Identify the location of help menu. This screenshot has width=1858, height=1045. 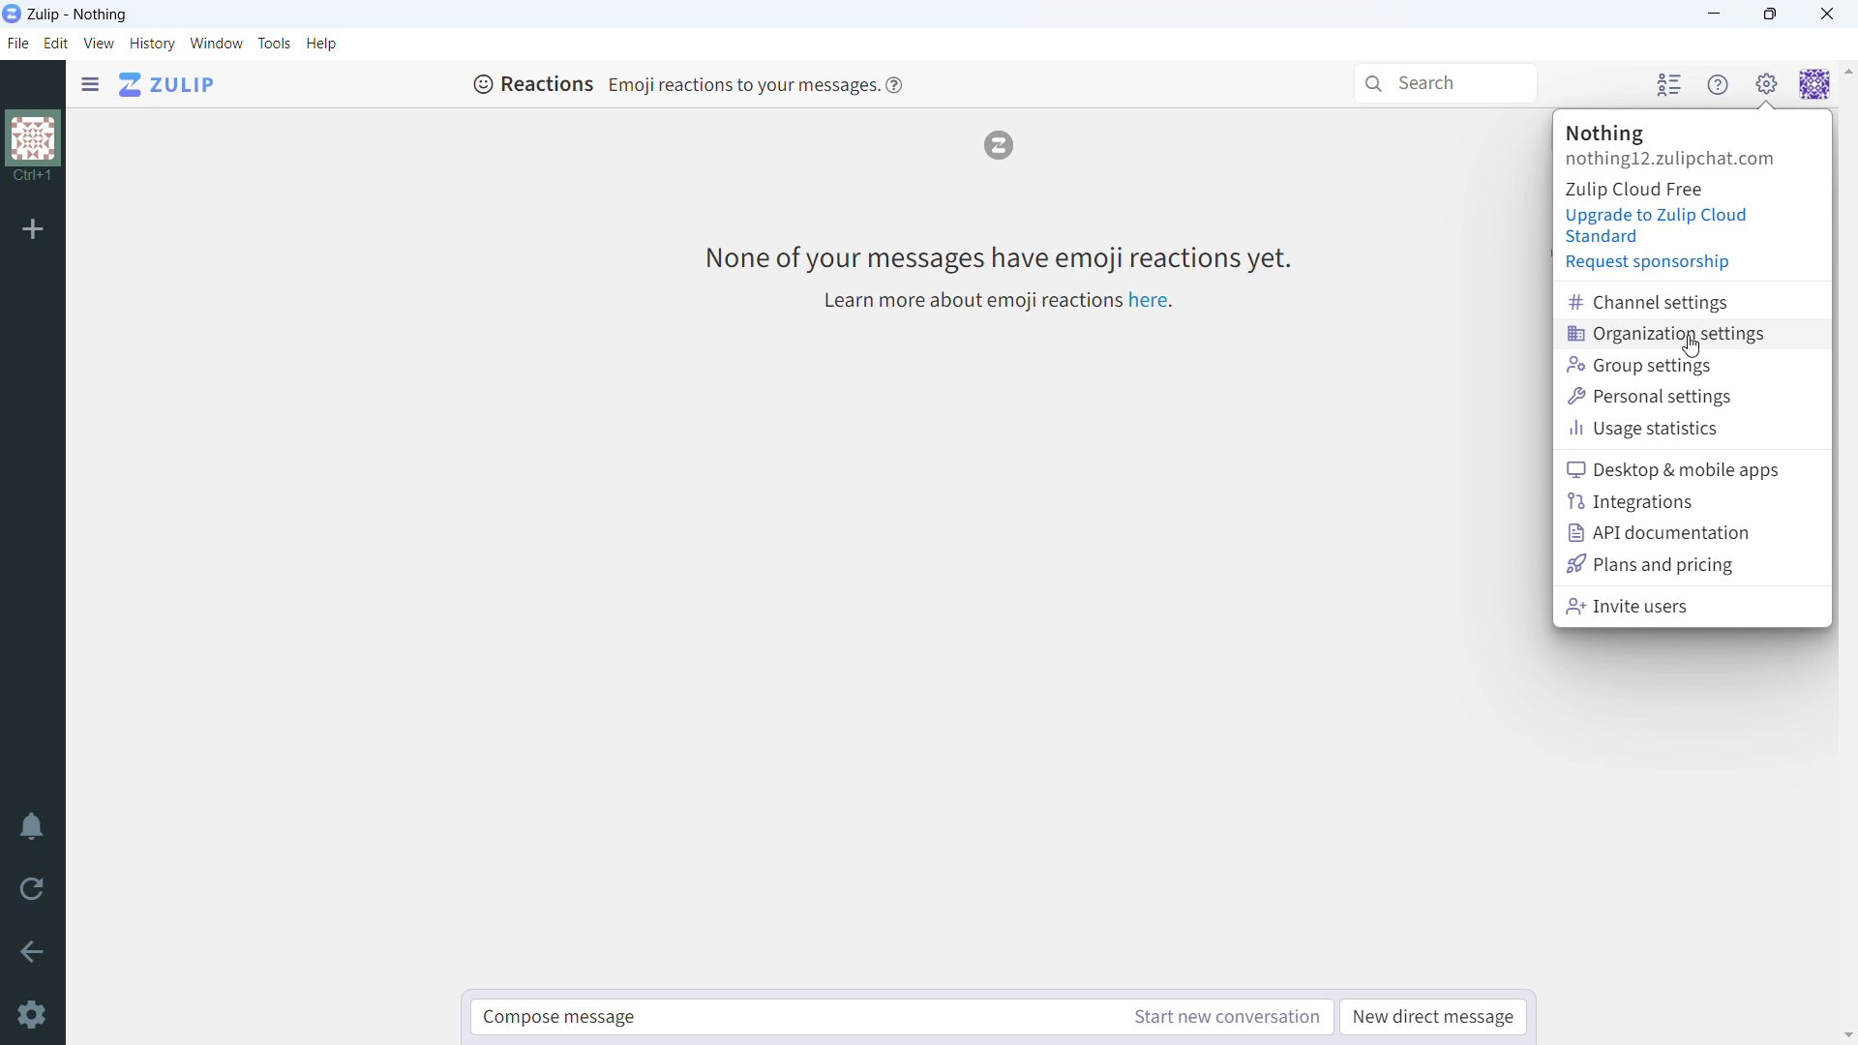
(1718, 84).